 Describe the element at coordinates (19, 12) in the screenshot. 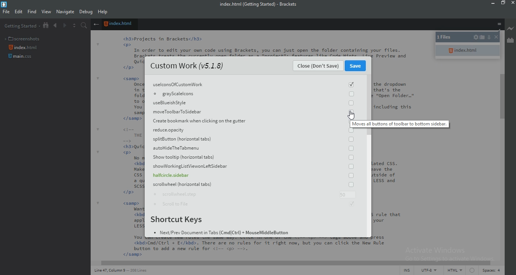

I see `Edit` at that location.